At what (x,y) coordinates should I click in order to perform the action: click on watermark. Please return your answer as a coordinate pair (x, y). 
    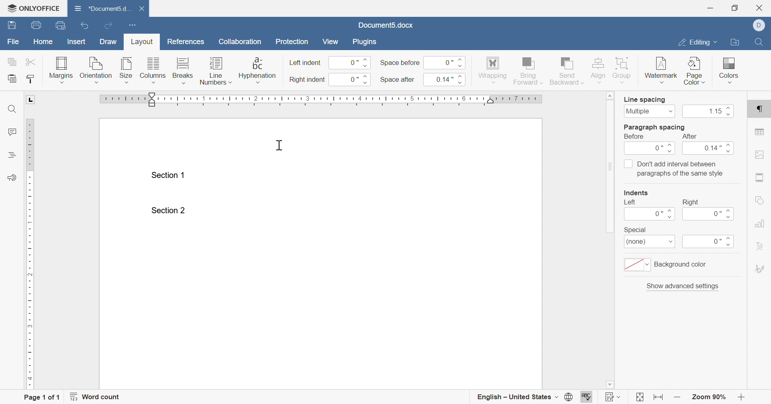
    Looking at the image, I should click on (660, 72).